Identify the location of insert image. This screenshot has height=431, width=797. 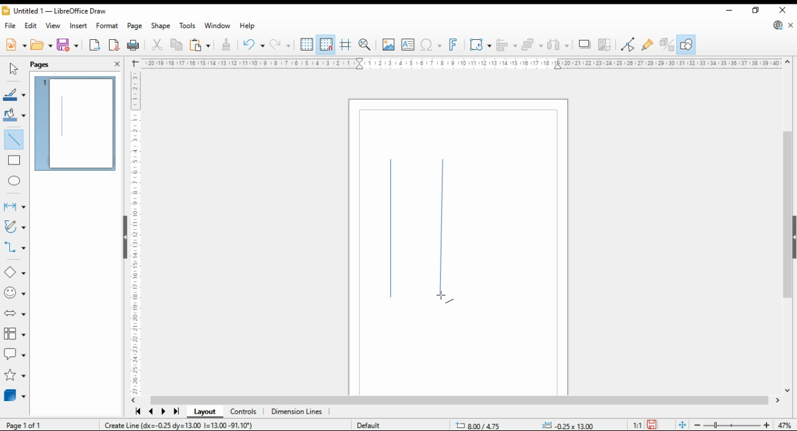
(389, 44).